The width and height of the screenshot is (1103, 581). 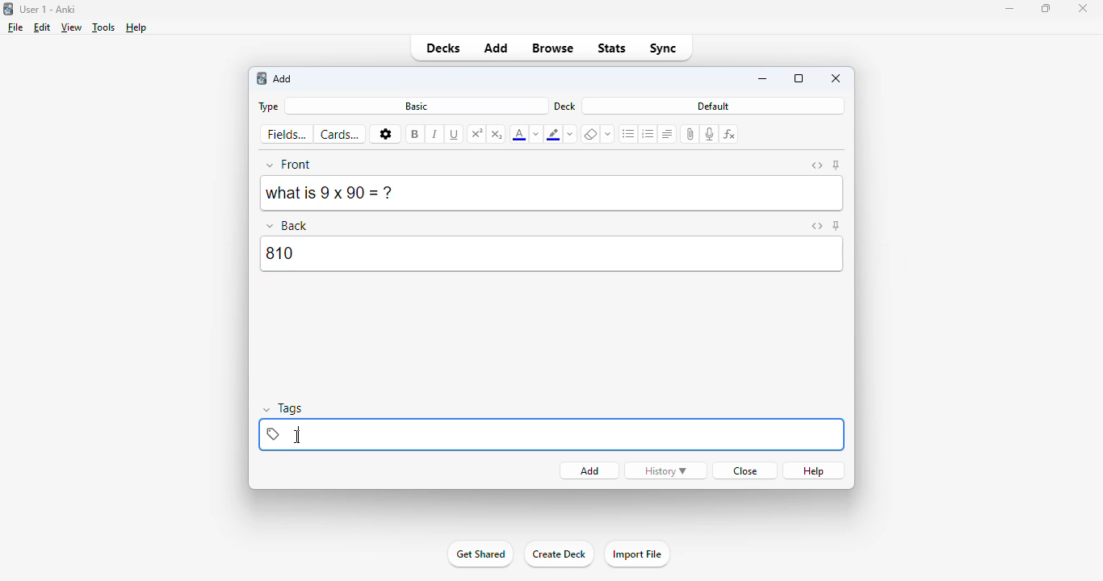 I want to click on front, so click(x=290, y=165).